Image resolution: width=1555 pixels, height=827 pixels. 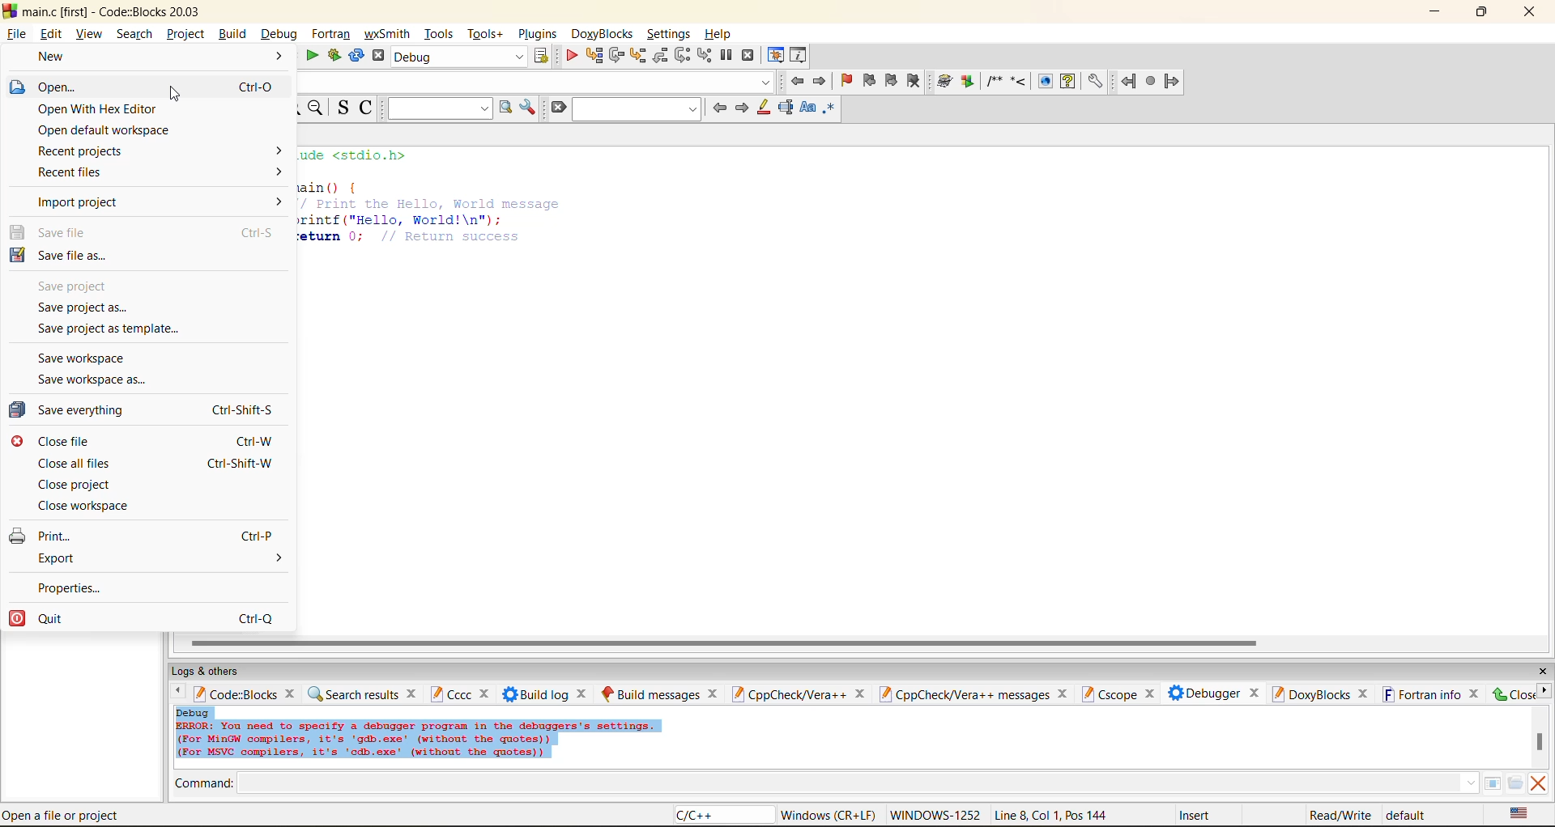 I want to click on resize, so click(x=1482, y=11).